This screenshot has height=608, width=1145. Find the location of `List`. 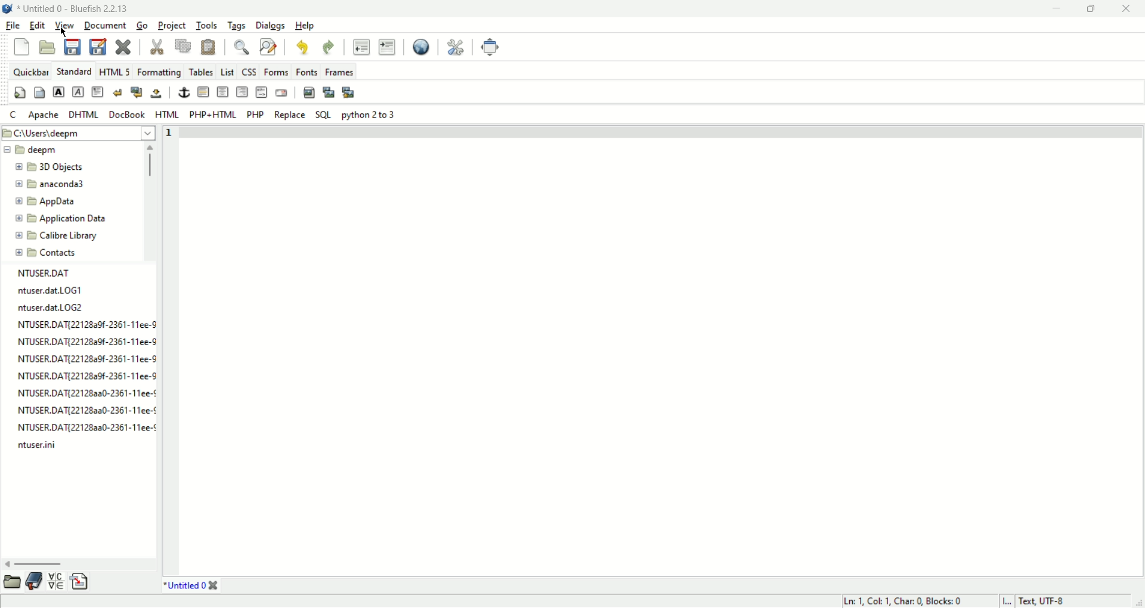

List is located at coordinates (227, 73).